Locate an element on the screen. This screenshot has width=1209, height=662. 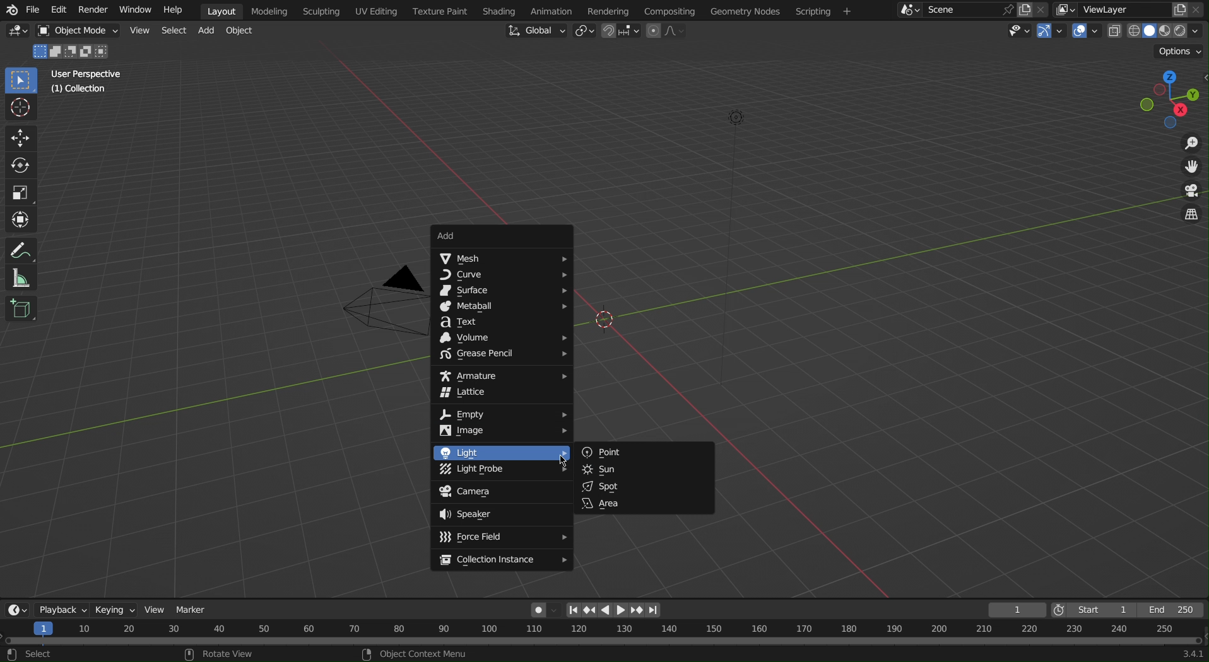
Keying is located at coordinates (118, 608).